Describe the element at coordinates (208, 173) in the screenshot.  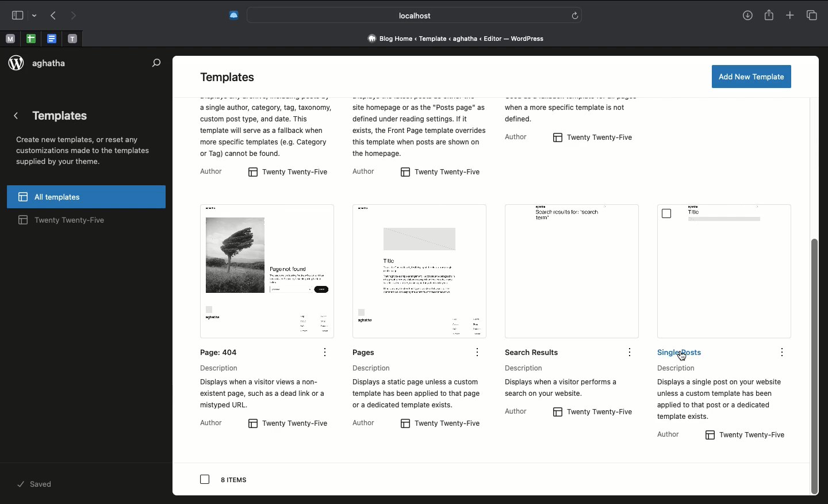
I see `author` at that location.